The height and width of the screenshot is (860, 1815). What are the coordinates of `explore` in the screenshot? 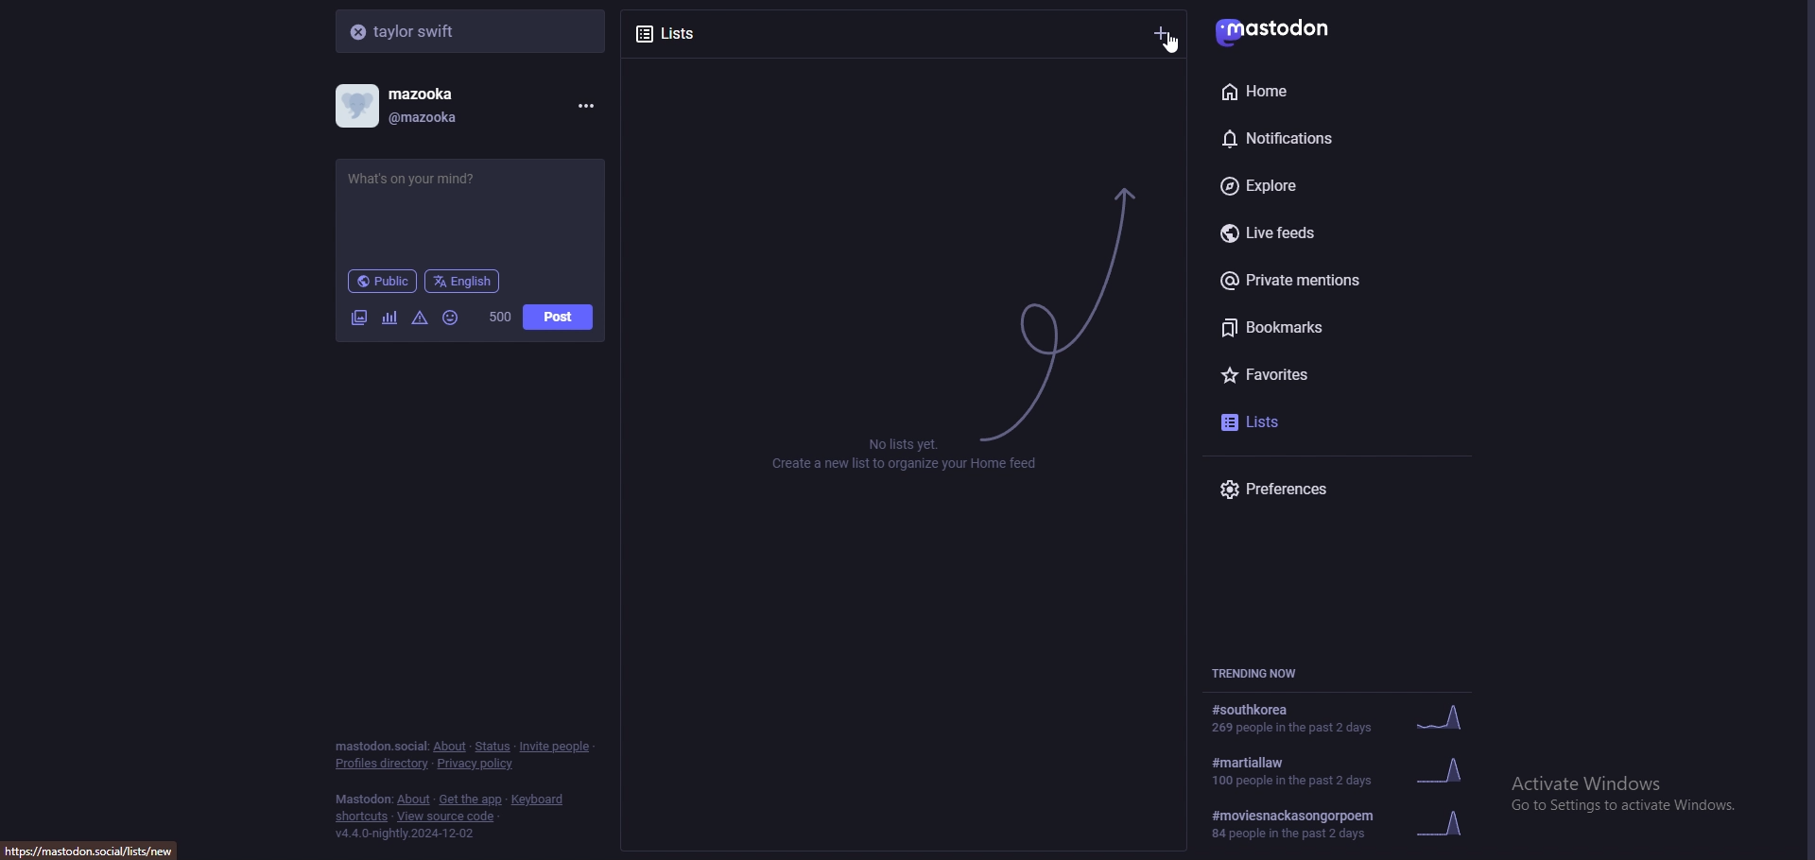 It's located at (1331, 187).